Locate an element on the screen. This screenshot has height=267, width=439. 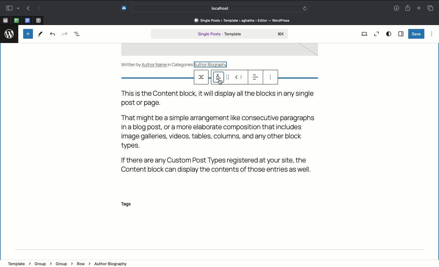
Row is located at coordinates (83, 264).